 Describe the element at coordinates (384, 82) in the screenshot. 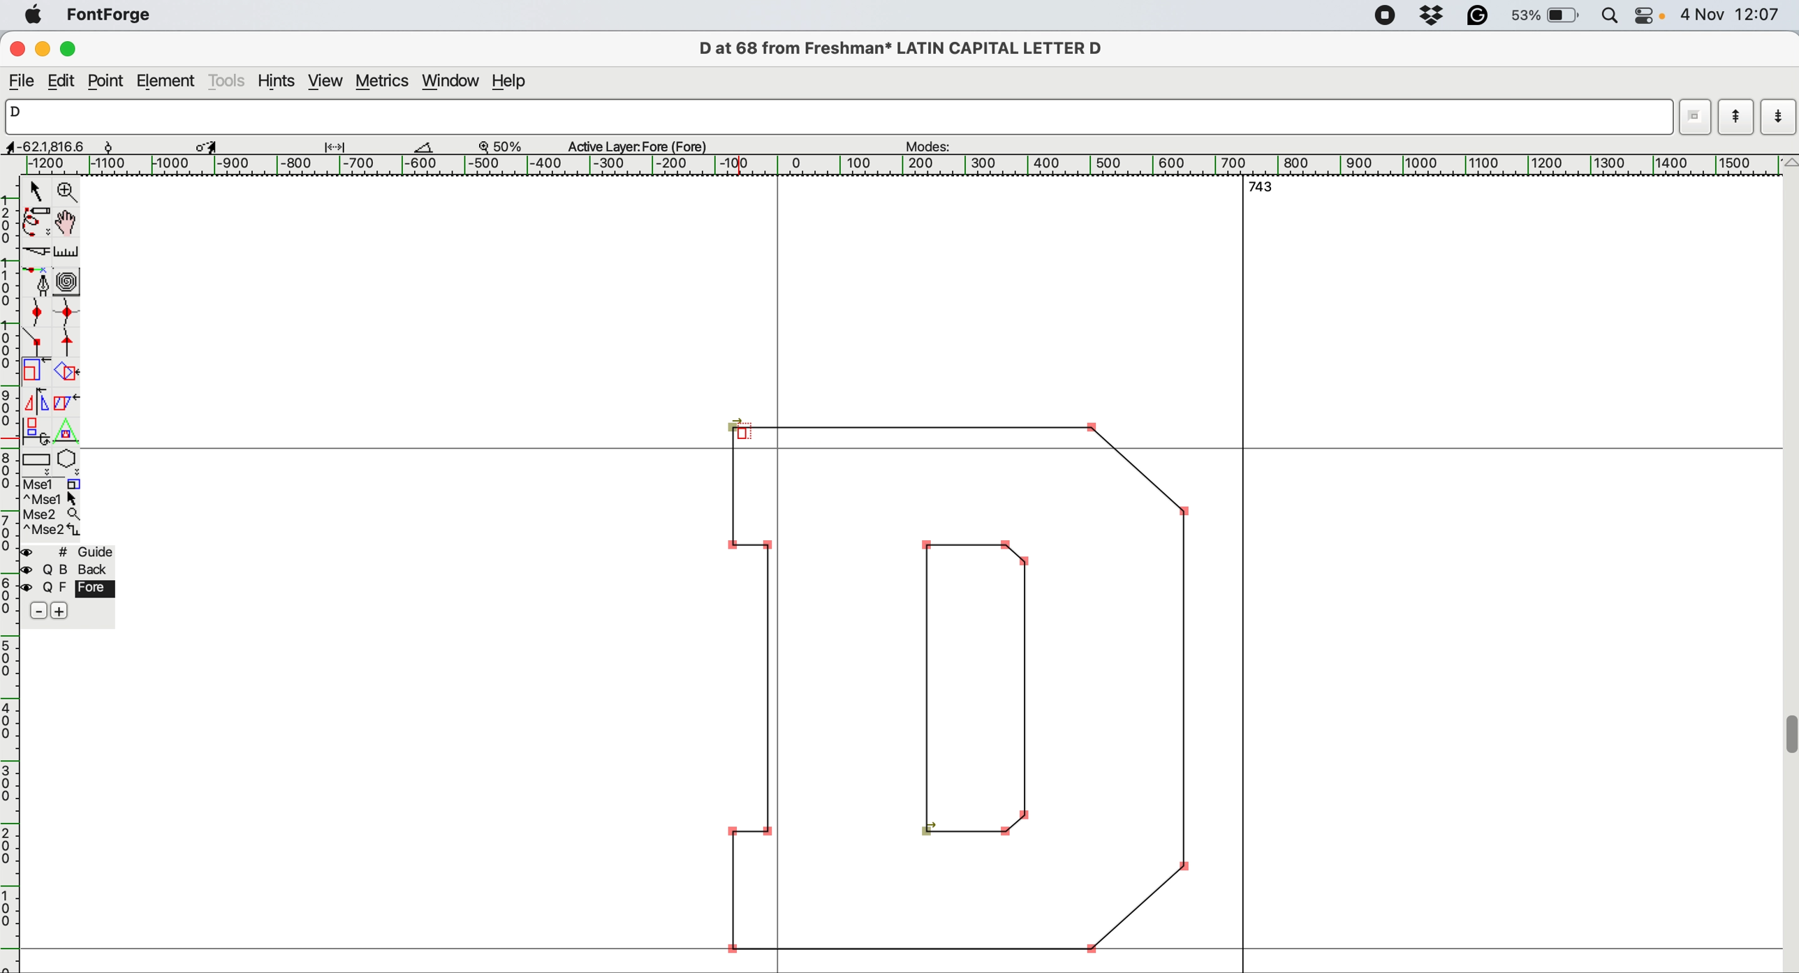

I see `metrics` at that location.